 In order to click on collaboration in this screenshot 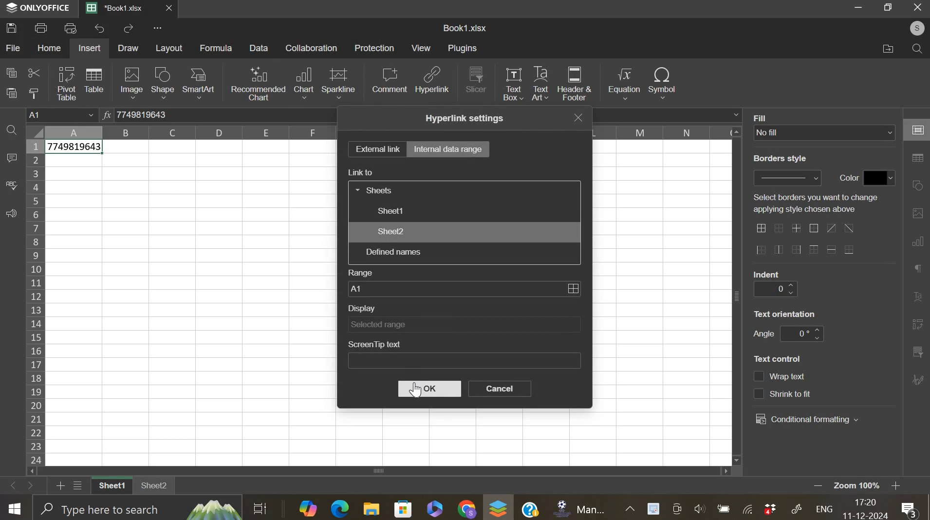, I will do `click(312, 48)`.